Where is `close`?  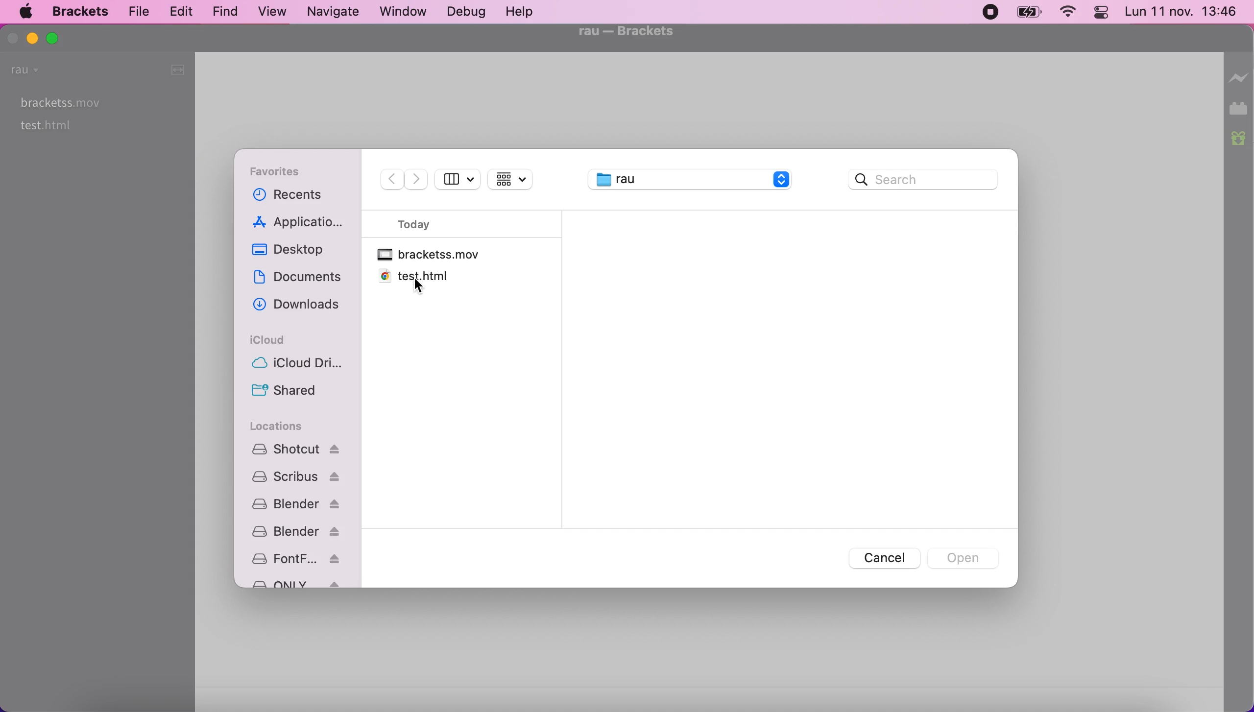
close is located at coordinates (13, 38).